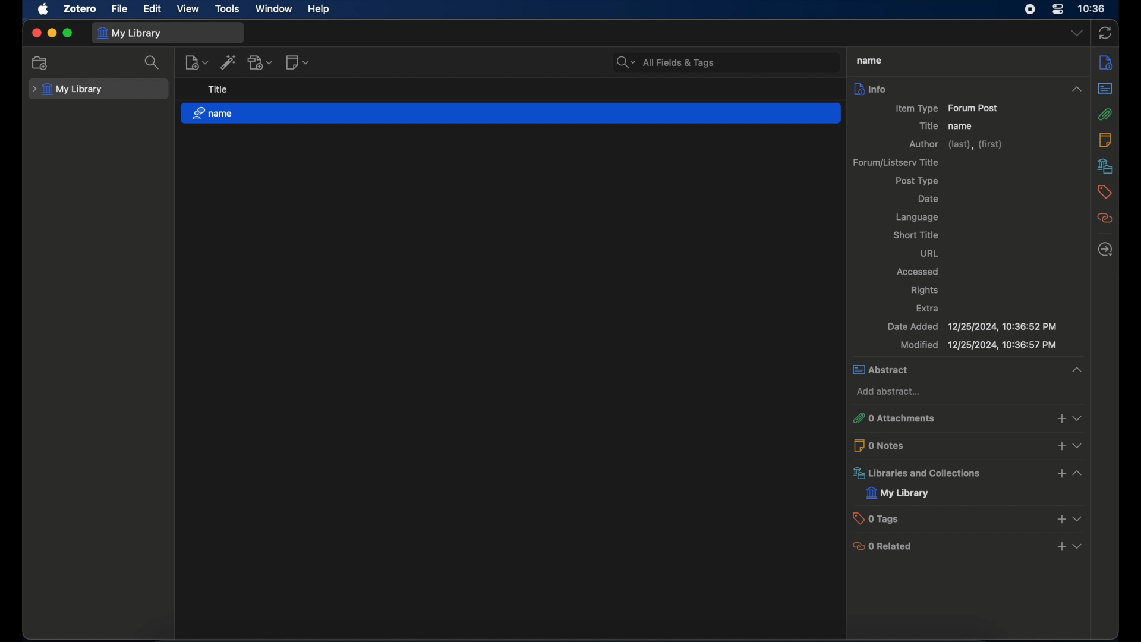 Image resolution: width=1141 pixels, height=642 pixels. Describe the element at coordinates (1105, 192) in the screenshot. I see `tags` at that location.